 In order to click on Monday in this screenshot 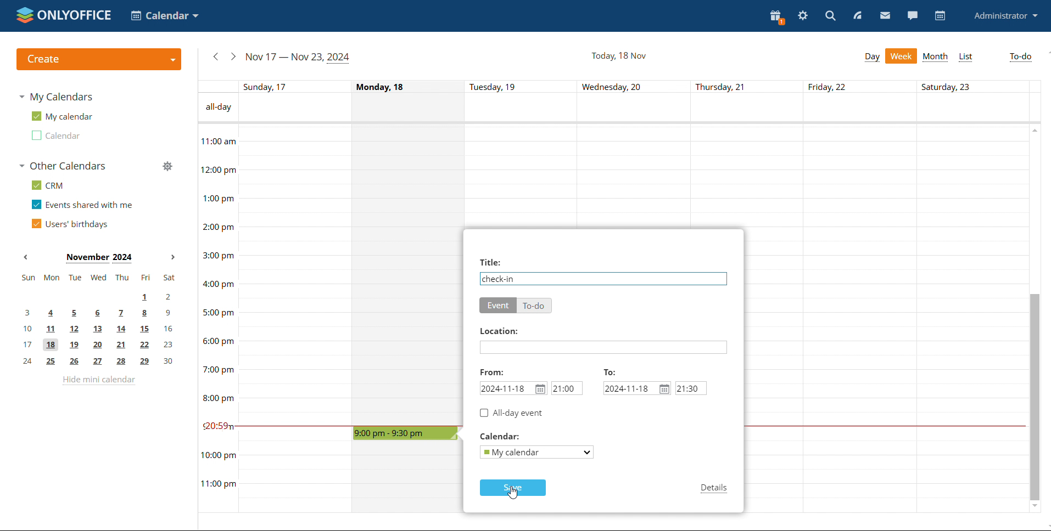, I will do `click(409, 275)`.